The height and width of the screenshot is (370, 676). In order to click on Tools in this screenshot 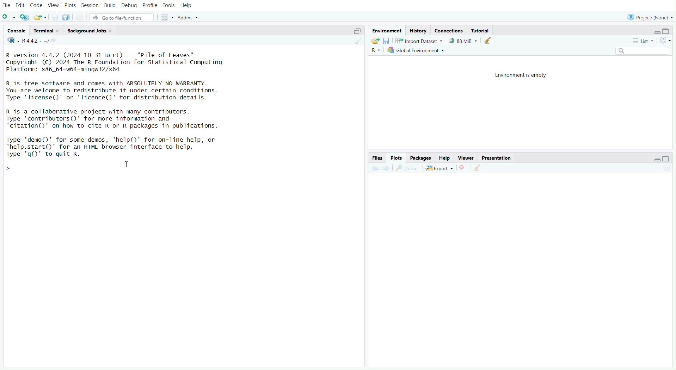, I will do `click(167, 5)`.